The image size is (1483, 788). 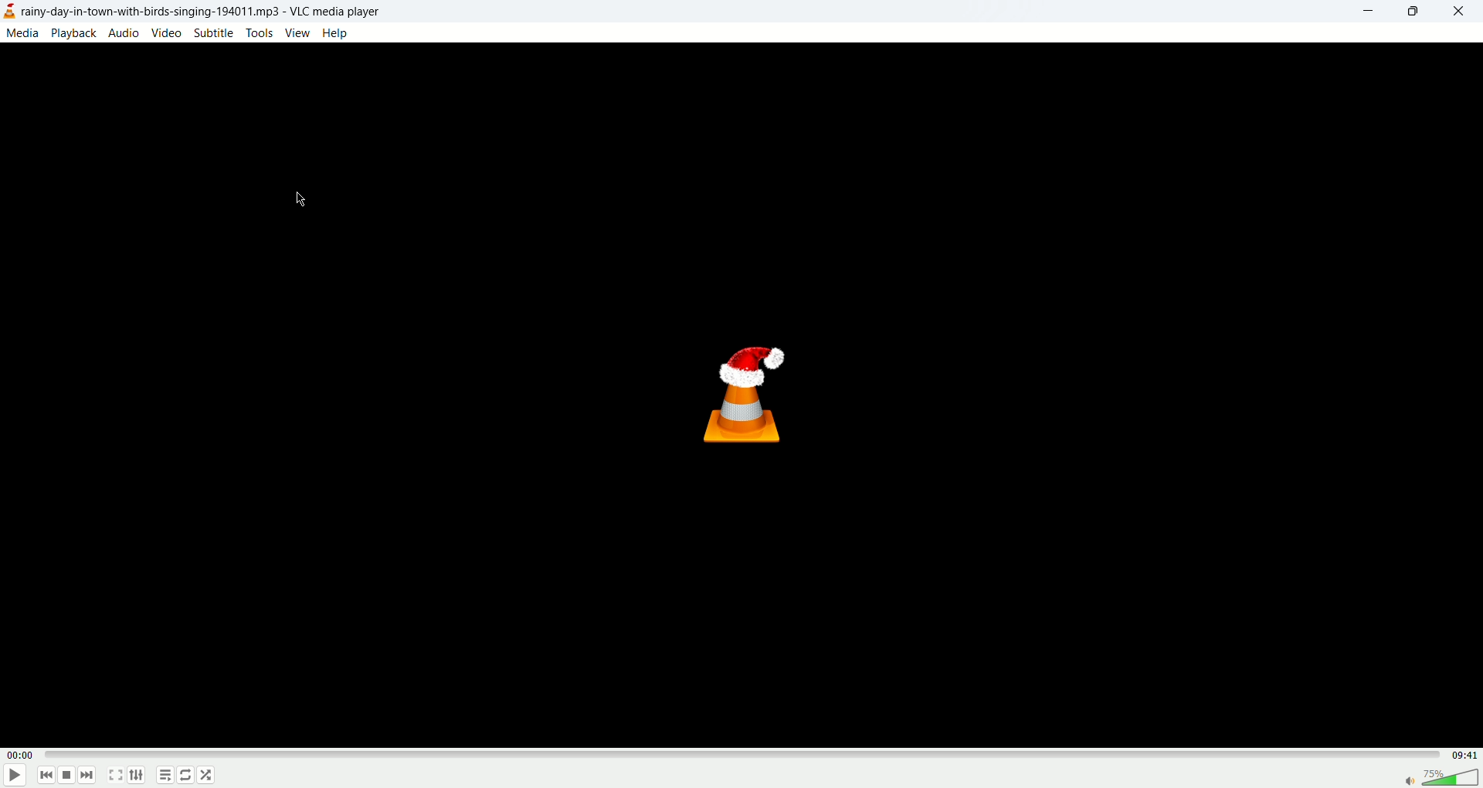 What do you see at coordinates (1365, 13) in the screenshot?
I see `minimize` at bounding box center [1365, 13].